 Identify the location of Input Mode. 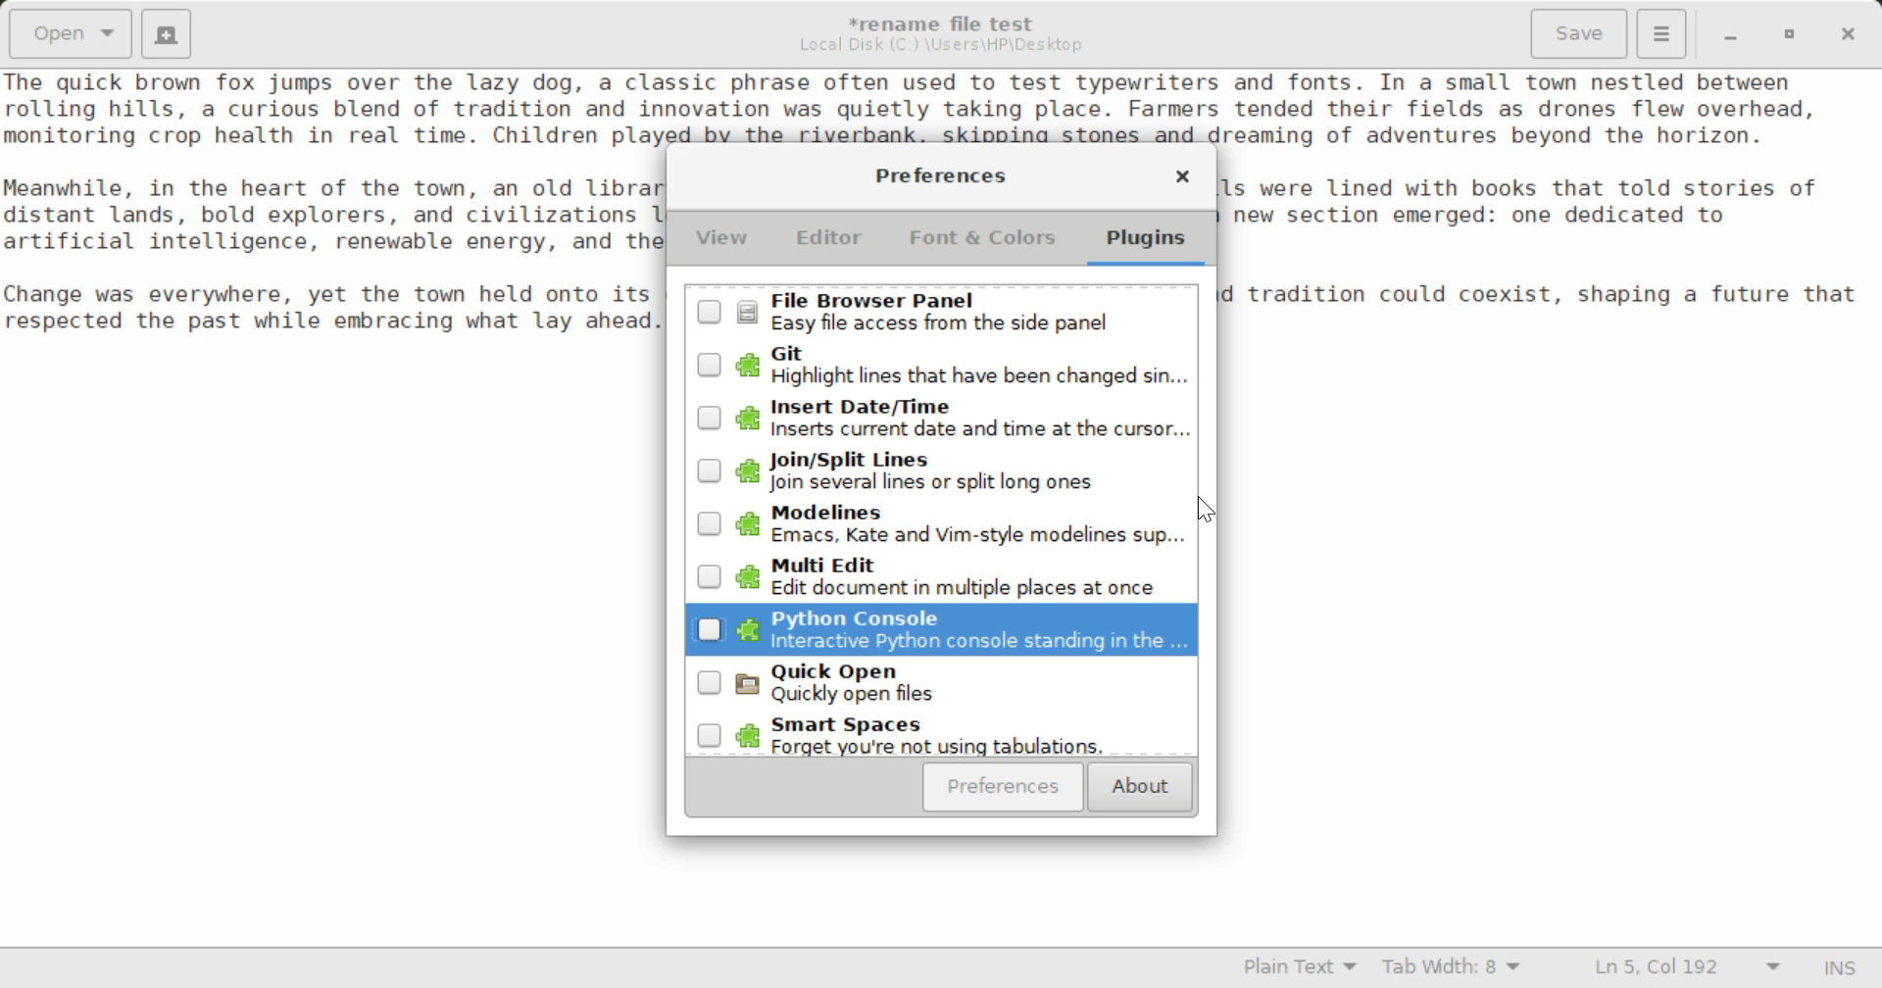
(1840, 970).